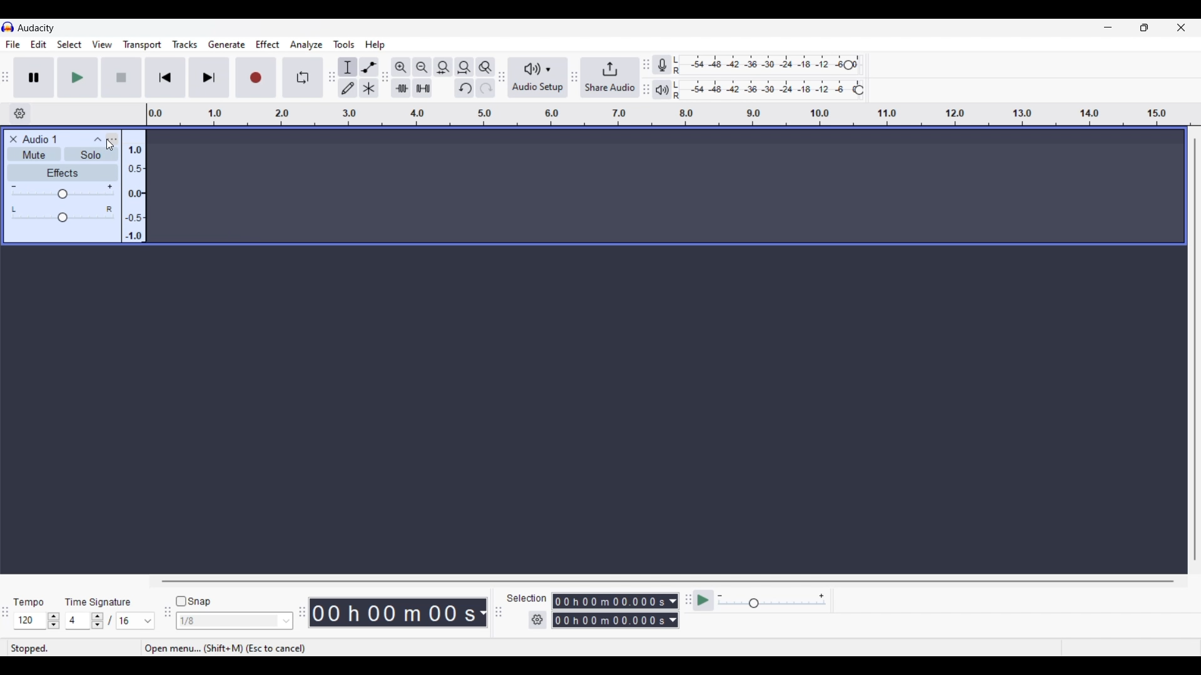 The width and height of the screenshot is (1201, 675). Describe the element at coordinates (28, 601) in the screenshot. I see `Tempo` at that location.